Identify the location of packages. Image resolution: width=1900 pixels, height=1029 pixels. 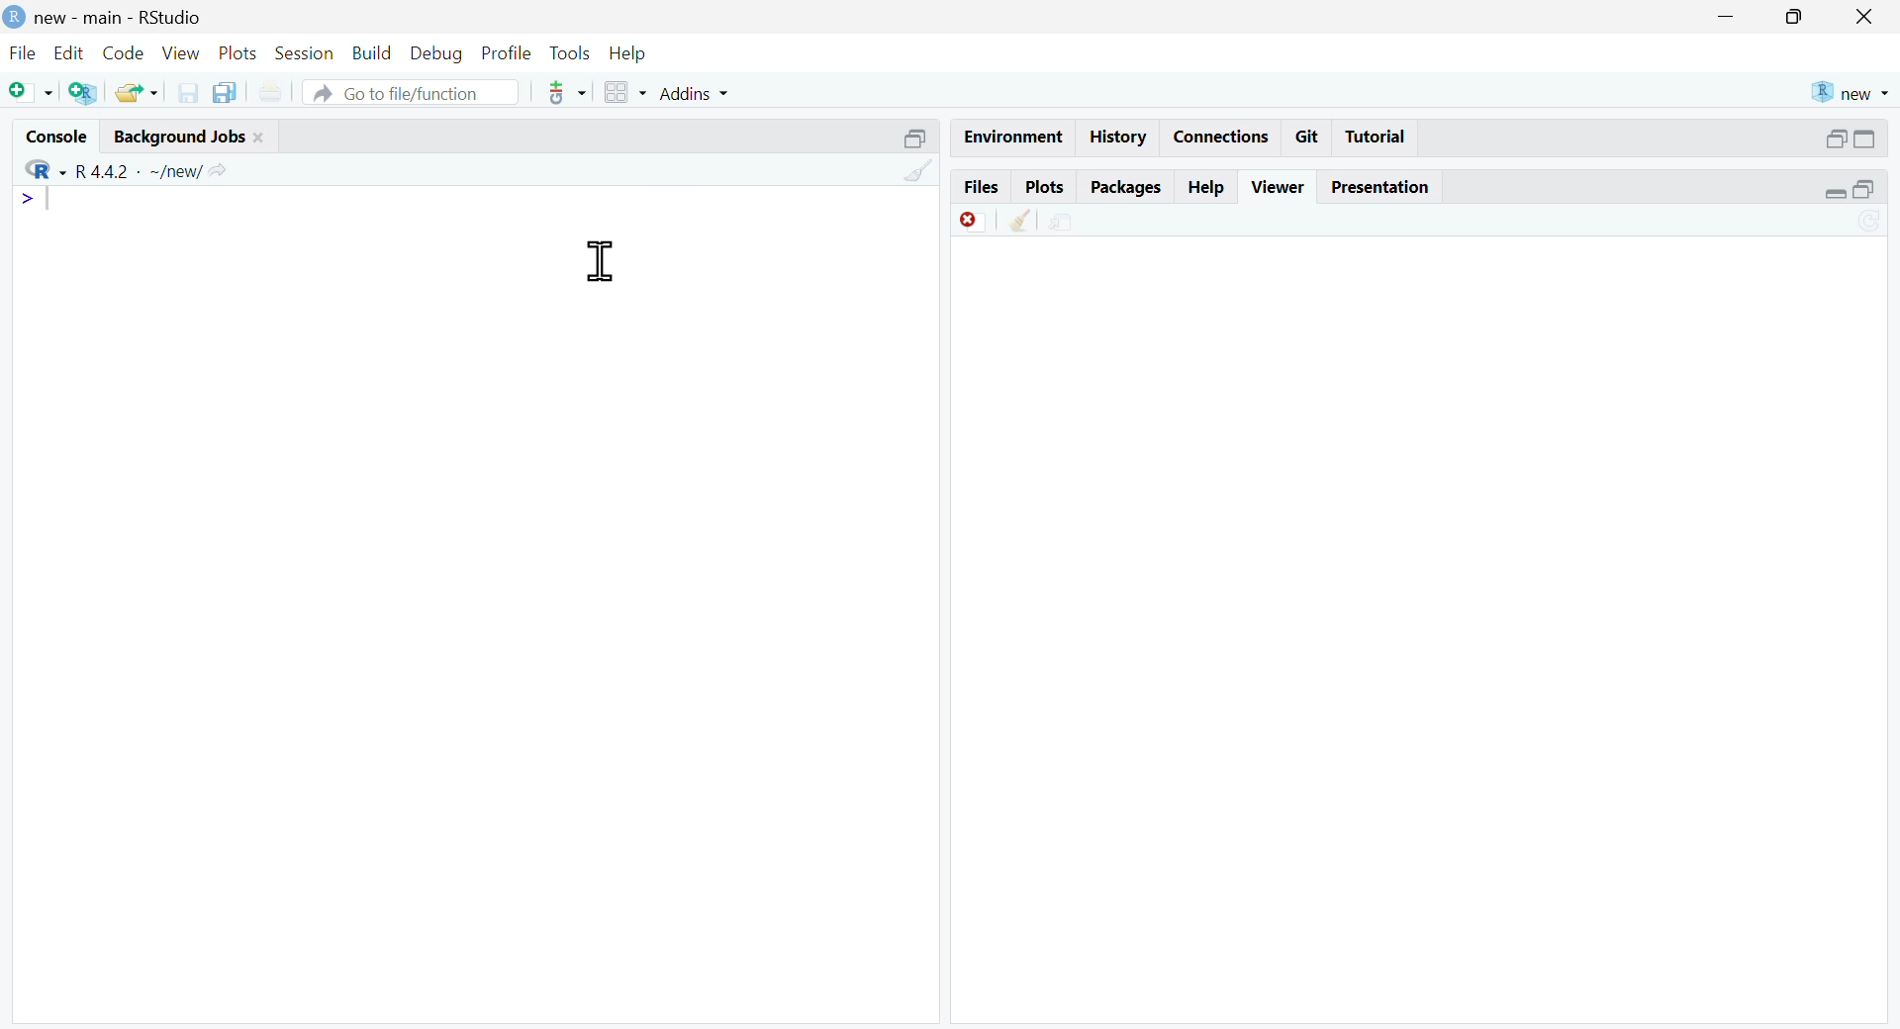
(1127, 187).